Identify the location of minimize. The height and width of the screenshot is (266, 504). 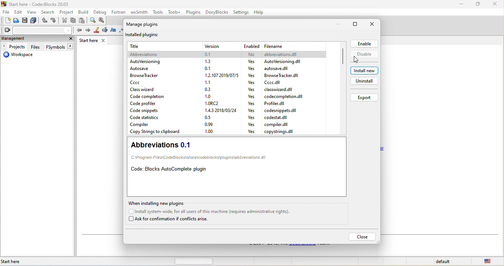
(336, 24).